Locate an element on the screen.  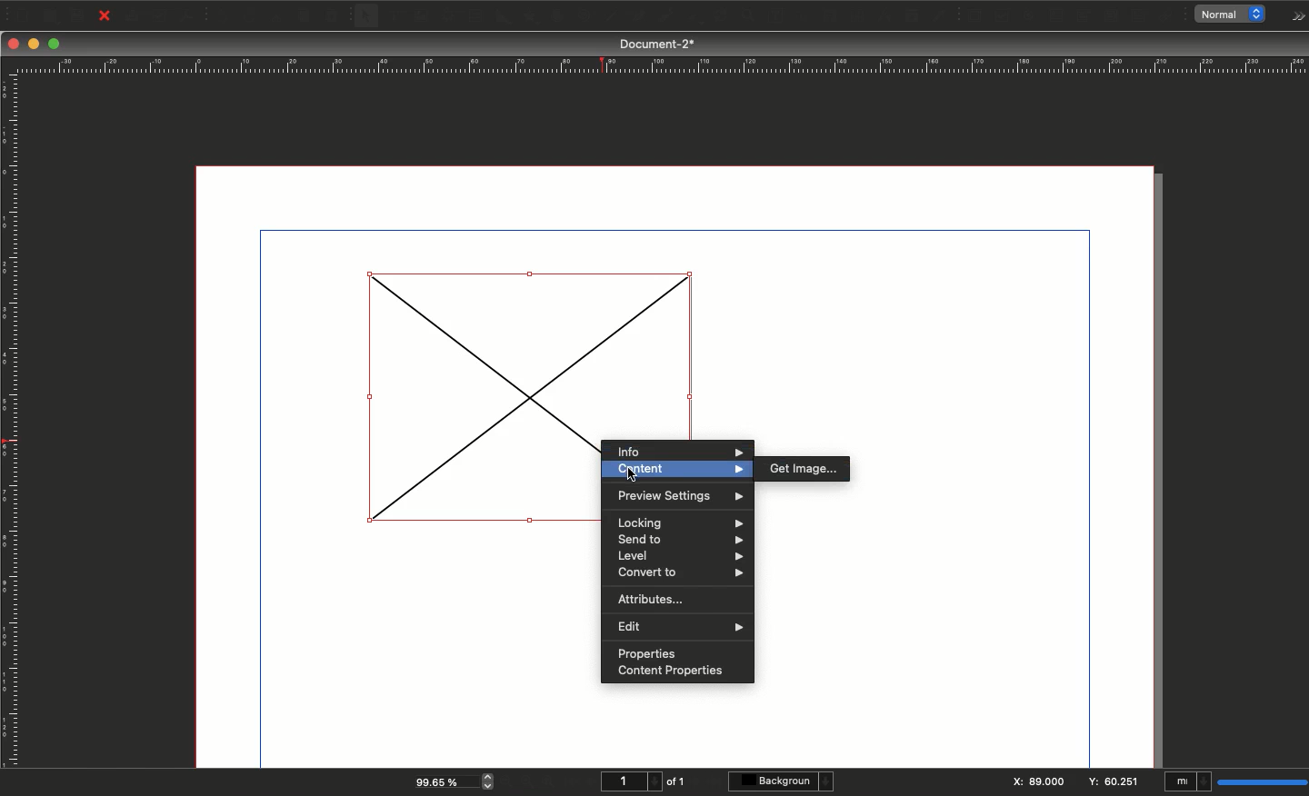
Spiral is located at coordinates (587, 18).